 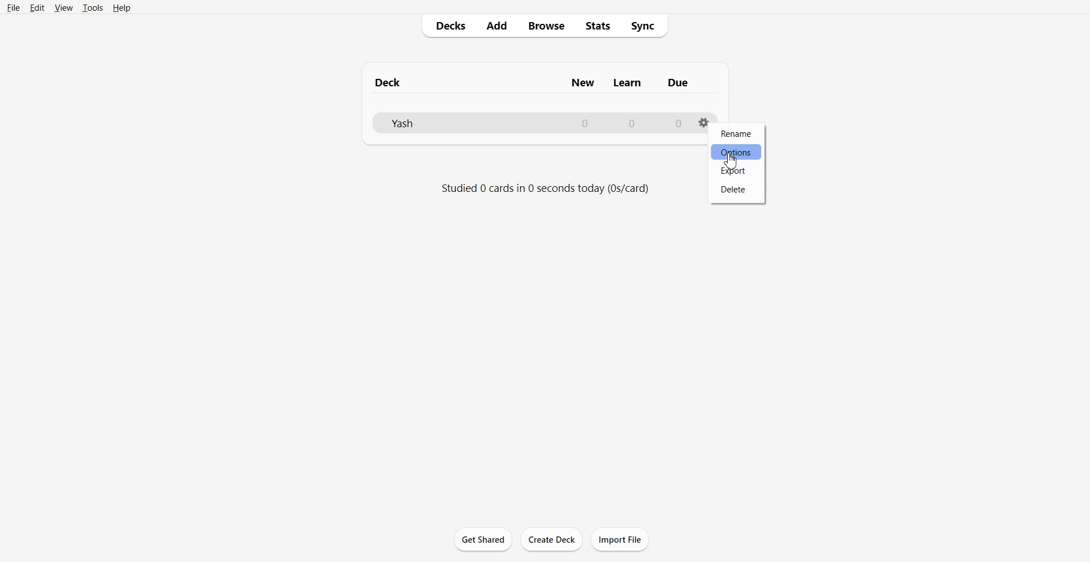 I want to click on Sync, so click(x=644, y=25).